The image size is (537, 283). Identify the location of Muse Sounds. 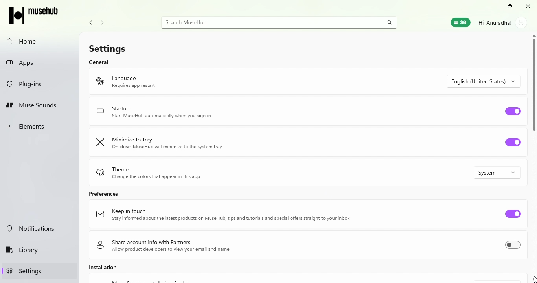
(39, 106).